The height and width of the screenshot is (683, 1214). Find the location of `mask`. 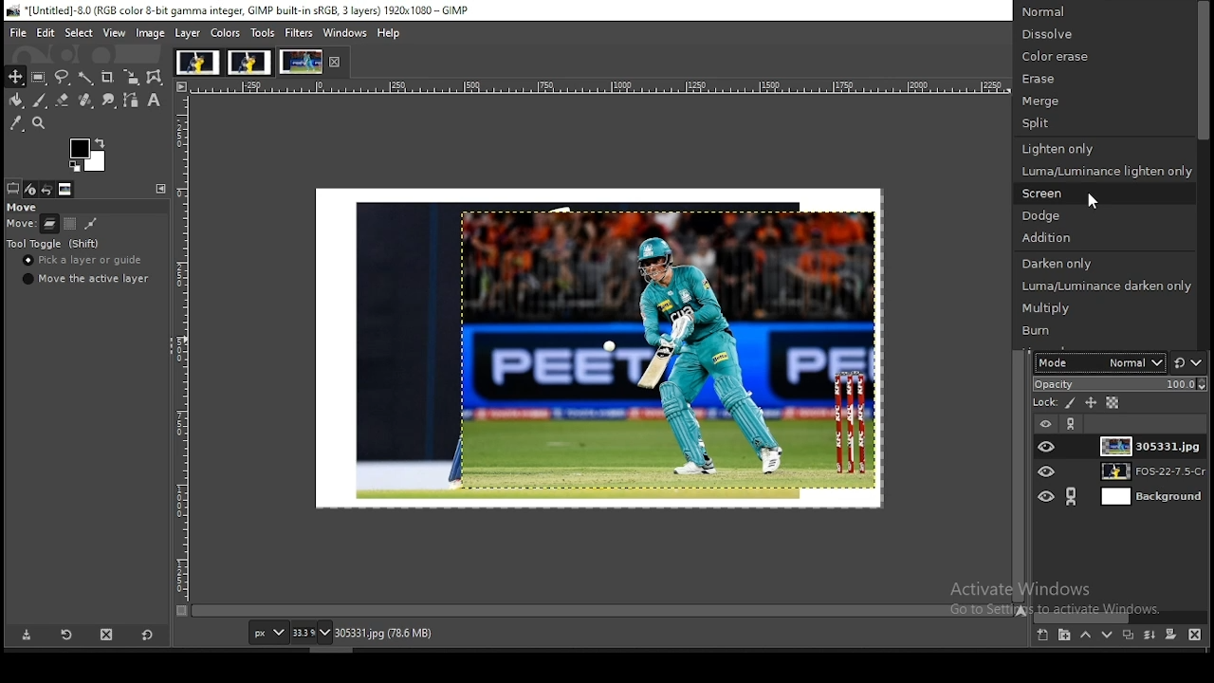

mask is located at coordinates (1172, 635).